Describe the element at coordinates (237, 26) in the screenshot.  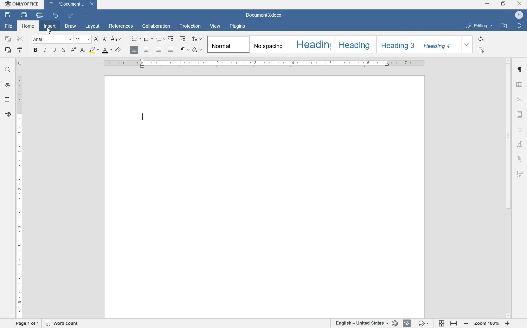
I see `PLUGINS` at that location.